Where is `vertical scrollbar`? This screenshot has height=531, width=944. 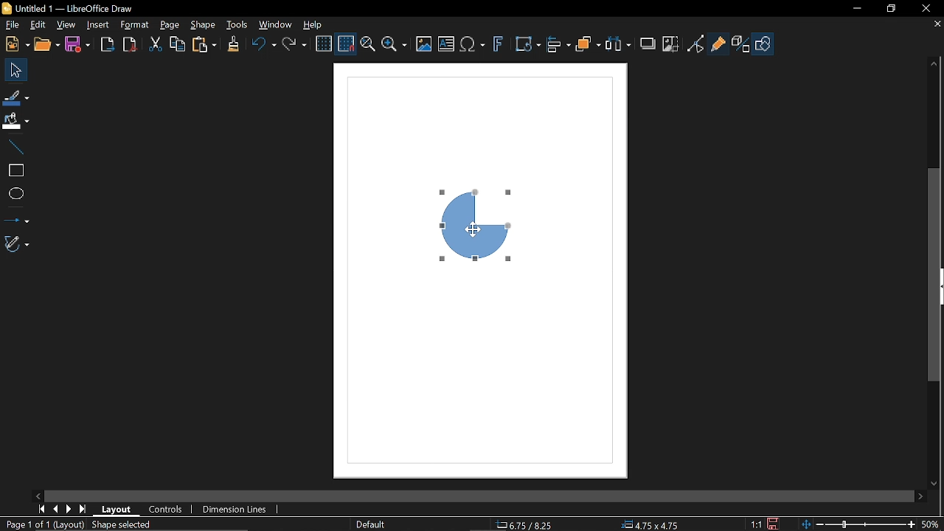 vertical scrollbar is located at coordinates (935, 276).